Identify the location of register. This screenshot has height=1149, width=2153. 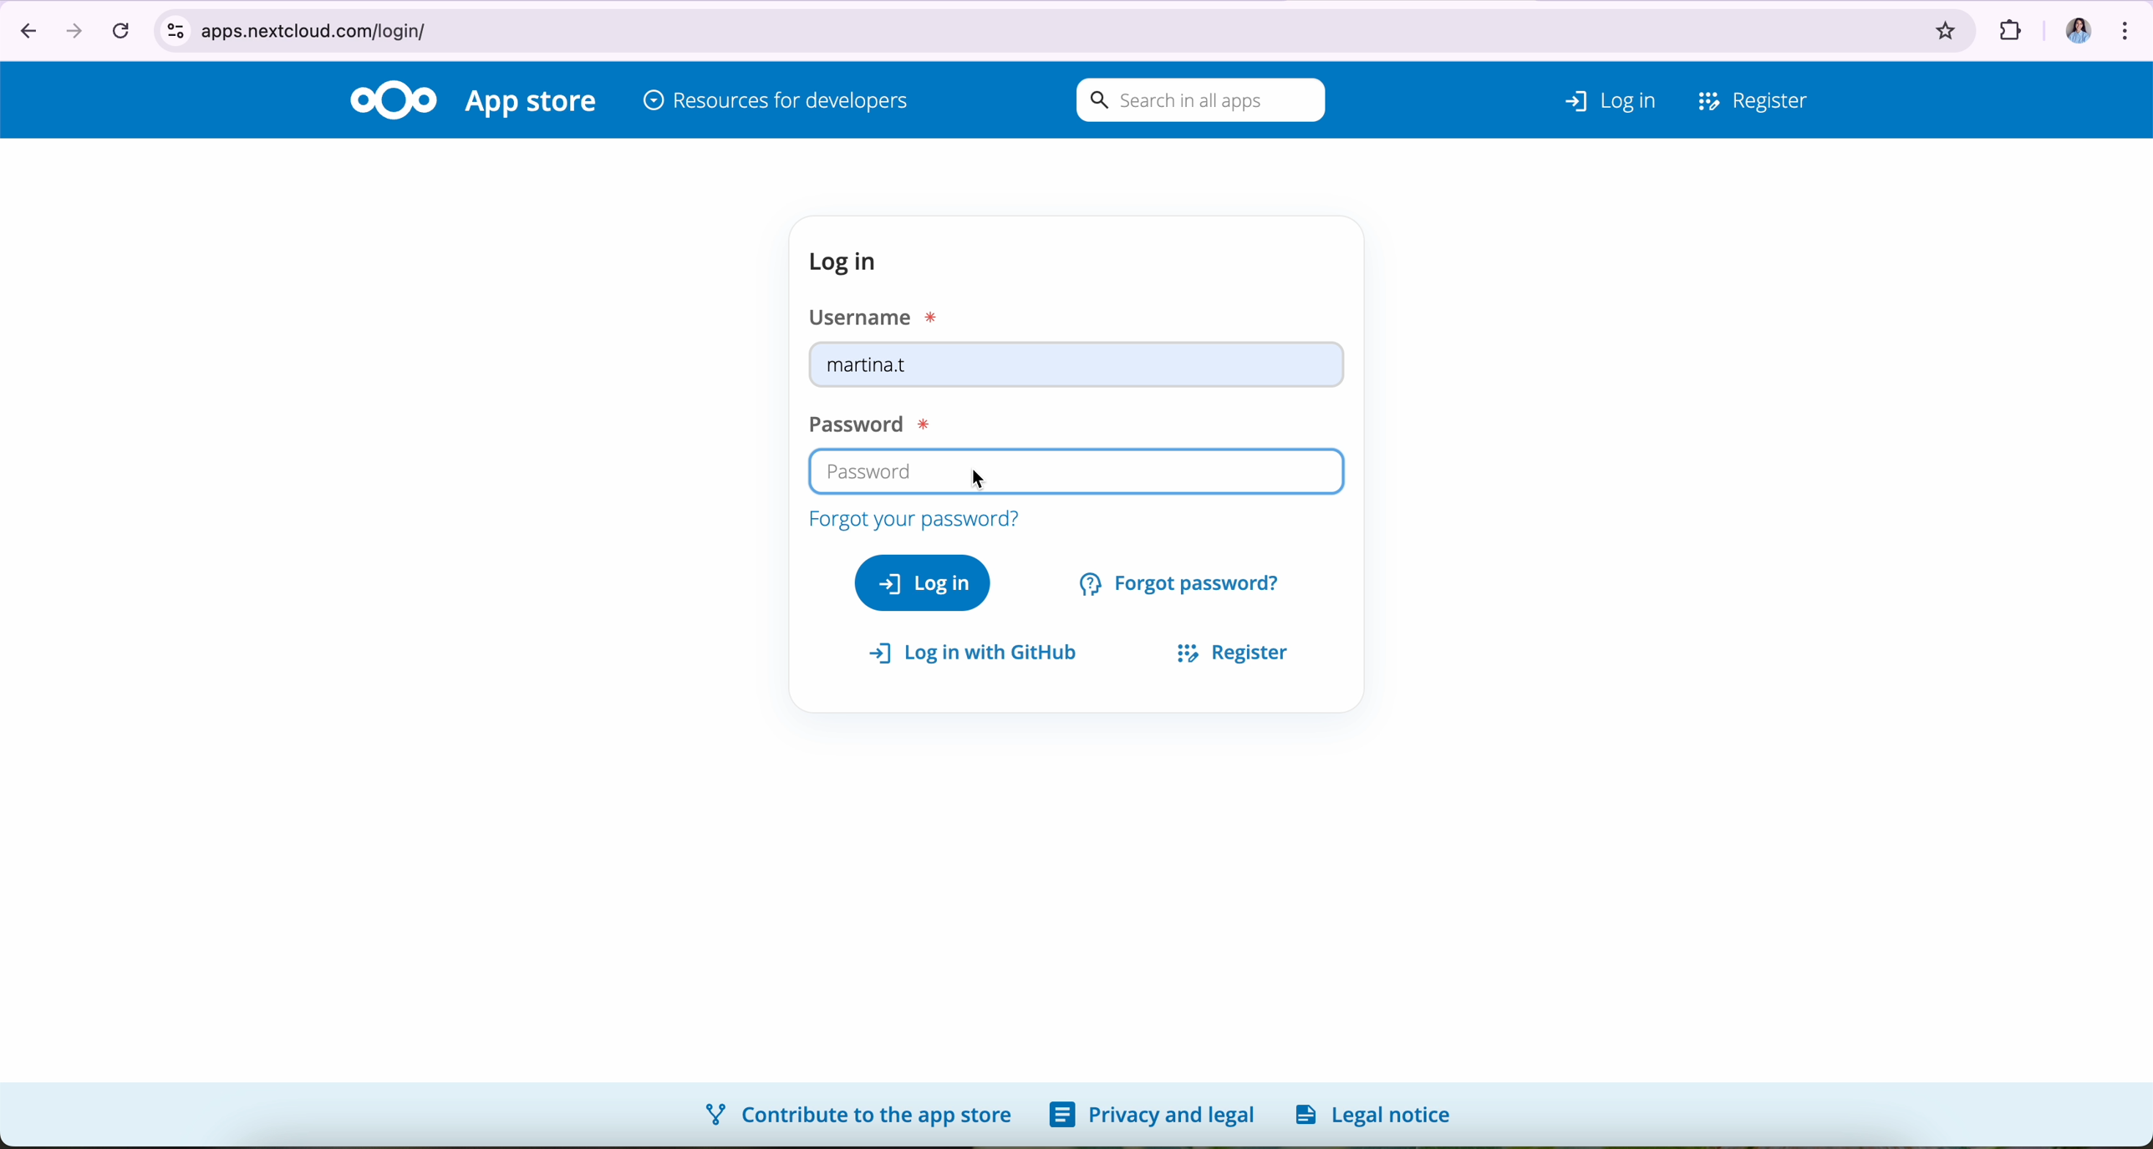
(1224, 649).